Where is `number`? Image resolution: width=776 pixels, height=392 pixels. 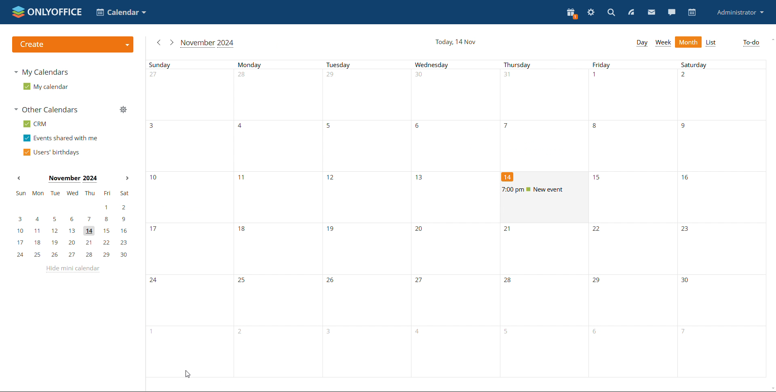
number is located at coordinates (686, 178).